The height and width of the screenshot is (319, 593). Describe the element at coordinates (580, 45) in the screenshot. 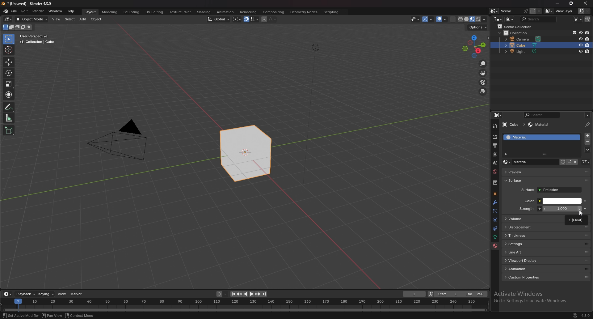

I see `hide in viewport` at that location.